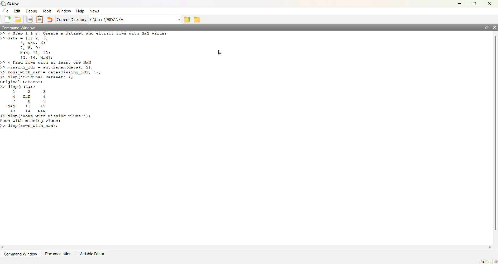 The height and width of the screenshot is (264, 498). I want to click on folder, so click(197, 20).